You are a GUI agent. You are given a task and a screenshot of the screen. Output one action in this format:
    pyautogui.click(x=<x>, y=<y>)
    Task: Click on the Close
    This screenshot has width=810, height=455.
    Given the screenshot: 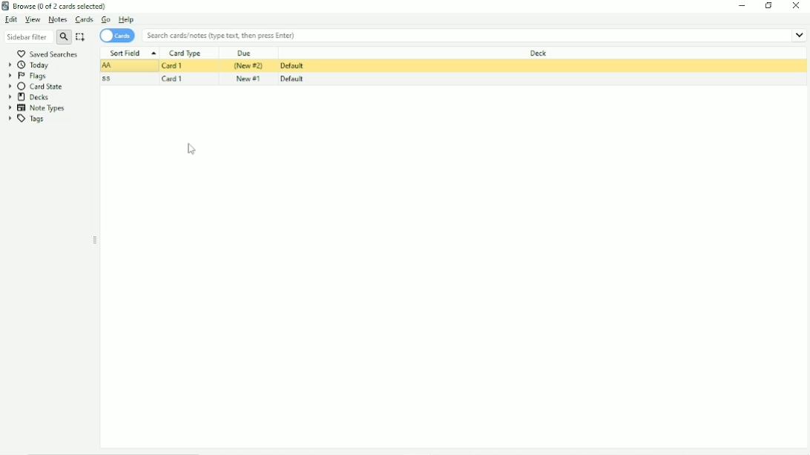 What is the action you would take?
    pyautogui.click(x=795, y=7)
    